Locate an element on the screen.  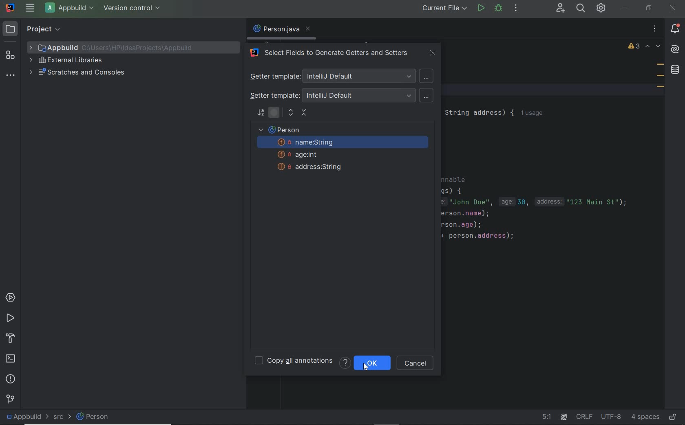
name:String is located at coordinates (344, 143).